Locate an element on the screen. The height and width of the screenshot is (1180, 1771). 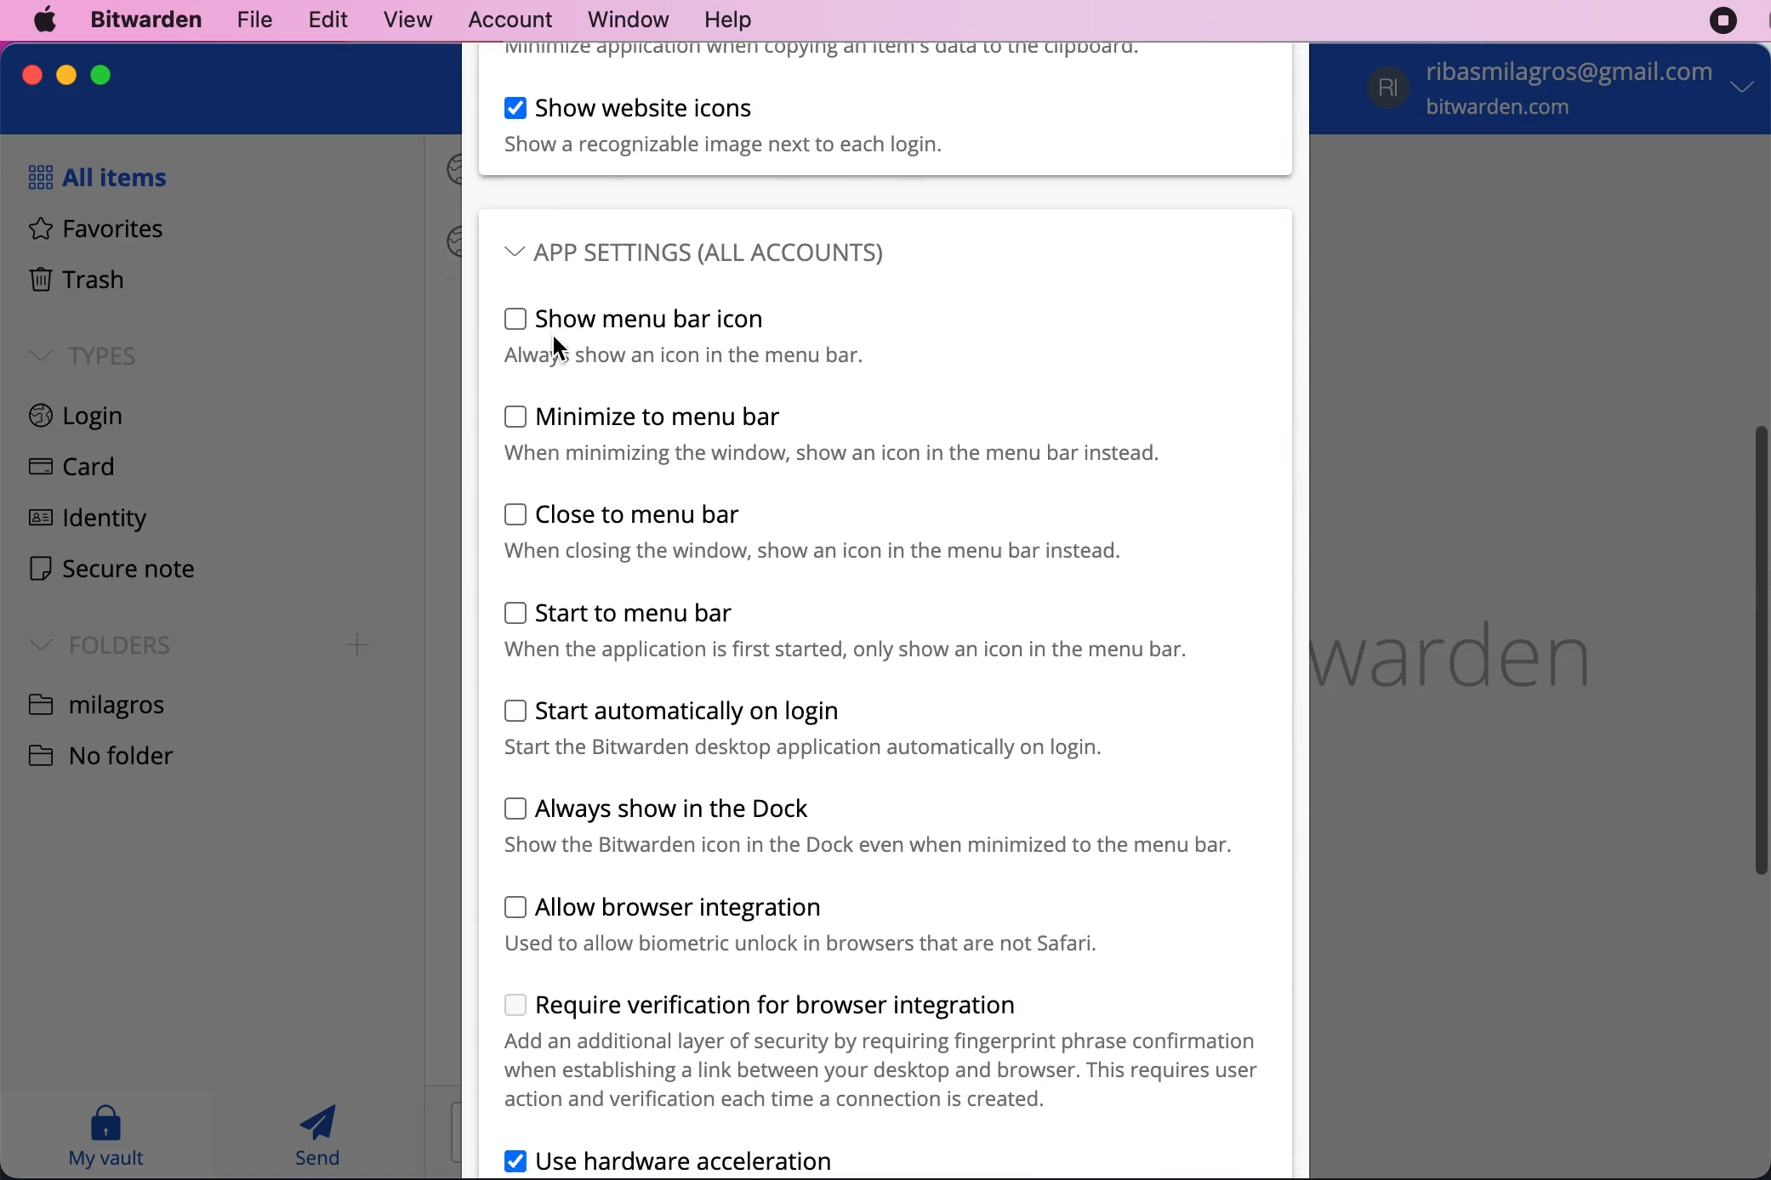
use hardware acceleration is located at coordinates (672, 1157).